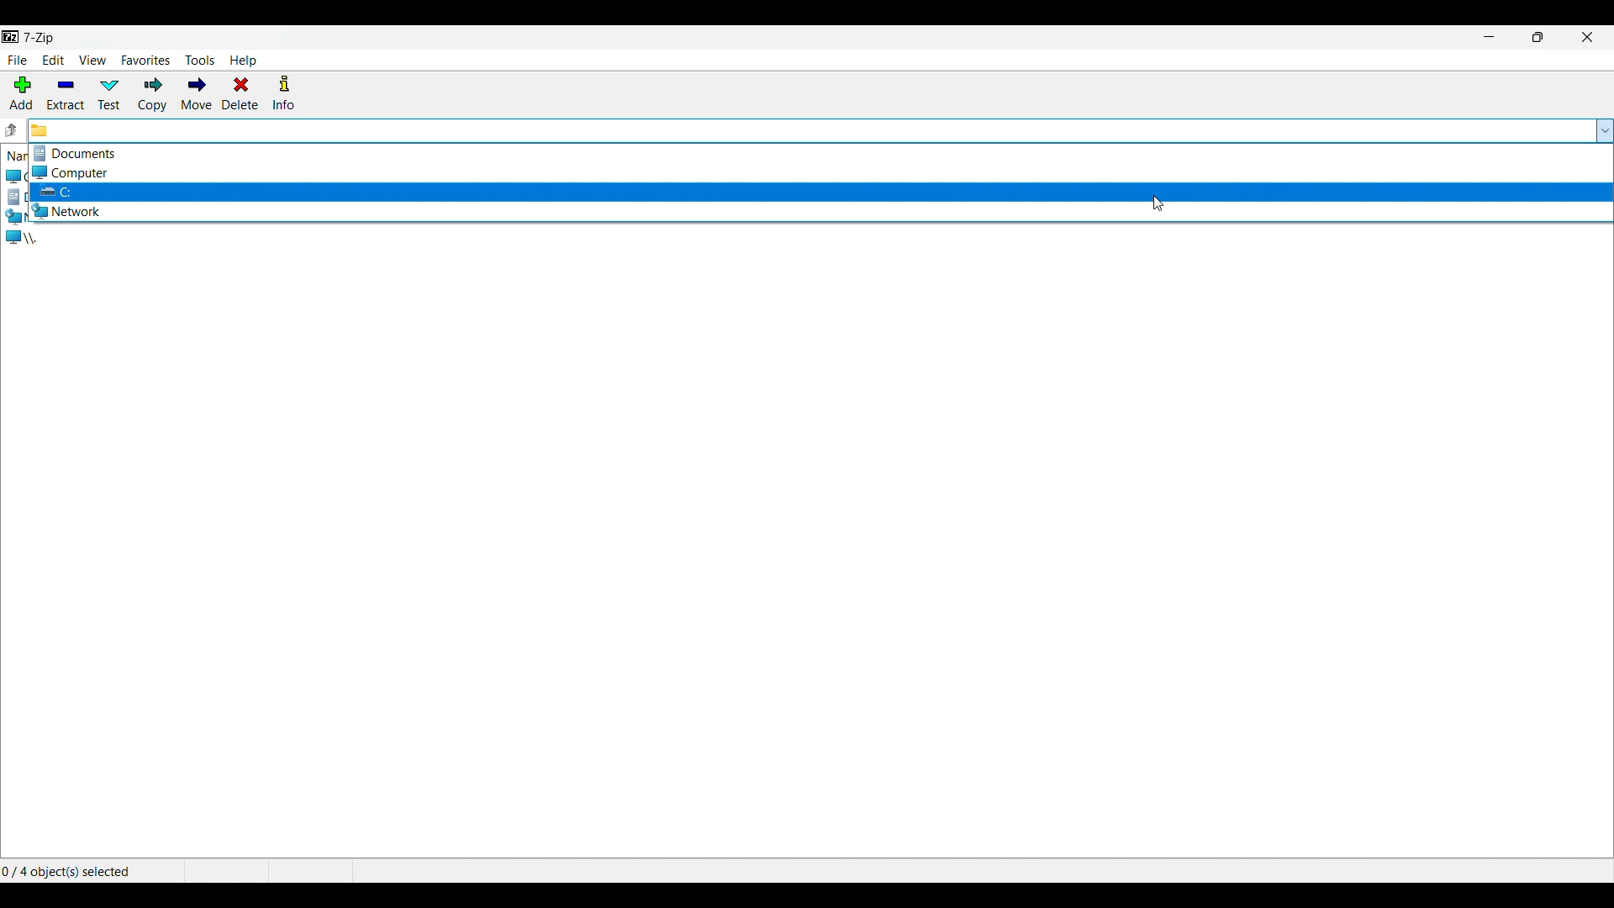 This screenshot has width=1614, height=908. I want to click on Help menu, so click(242, 61).